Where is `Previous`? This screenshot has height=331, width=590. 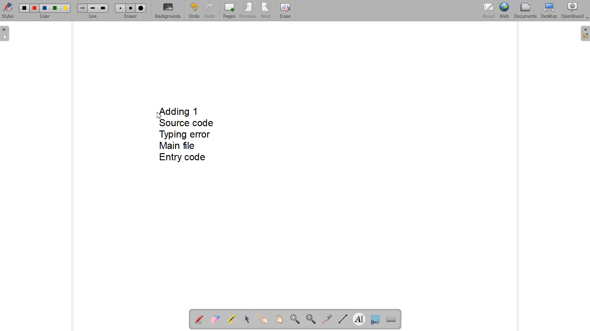 Previous is located at coordinates (248, 11).